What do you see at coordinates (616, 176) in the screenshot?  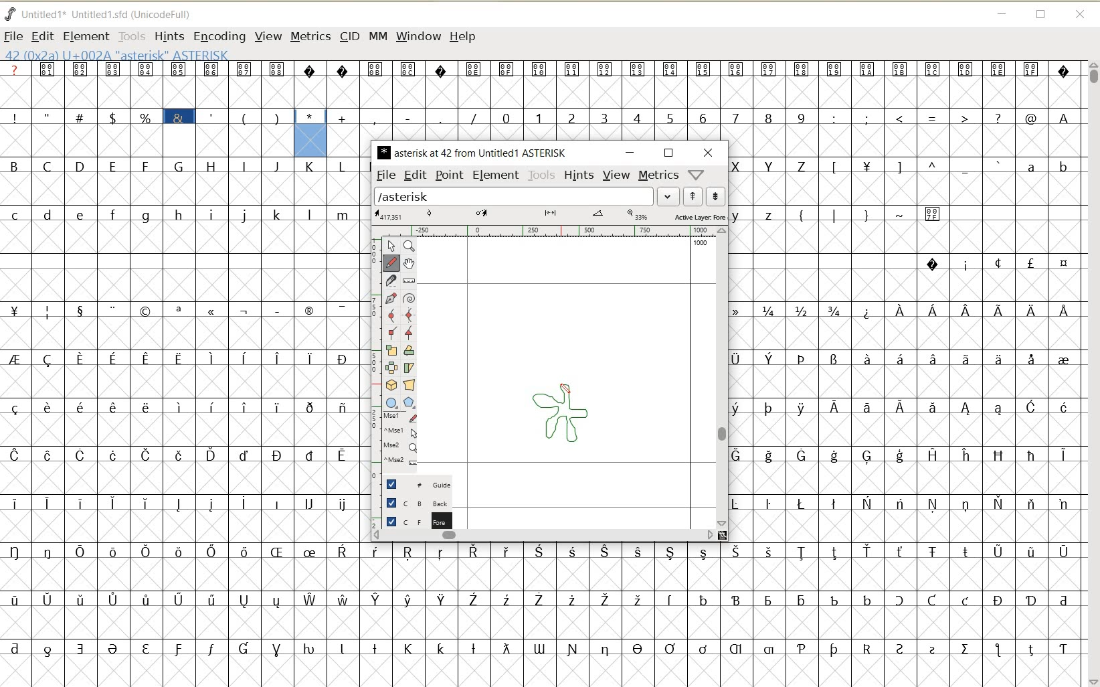 I see `VIEW` at bounding box center [616, 176].